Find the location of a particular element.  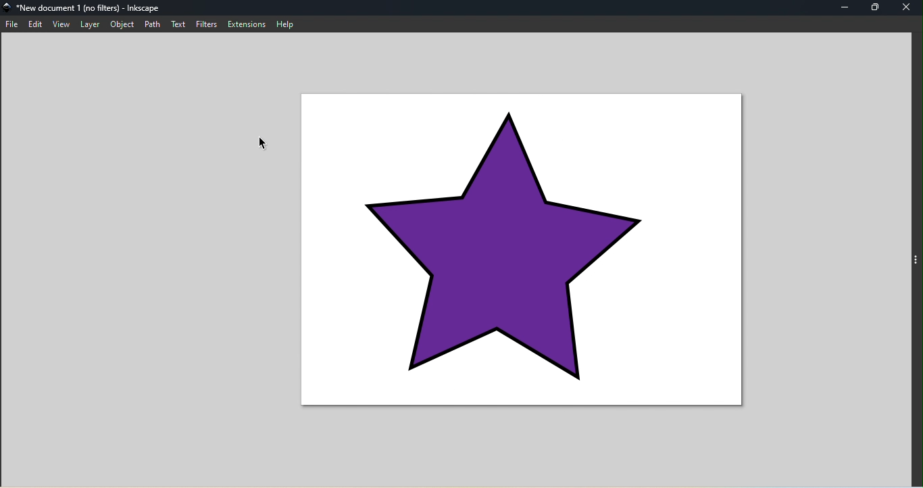

View is located at coordinates (59, 24).